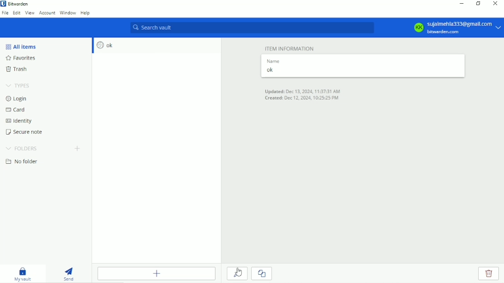  I want to click on ok, so click(360, 70).